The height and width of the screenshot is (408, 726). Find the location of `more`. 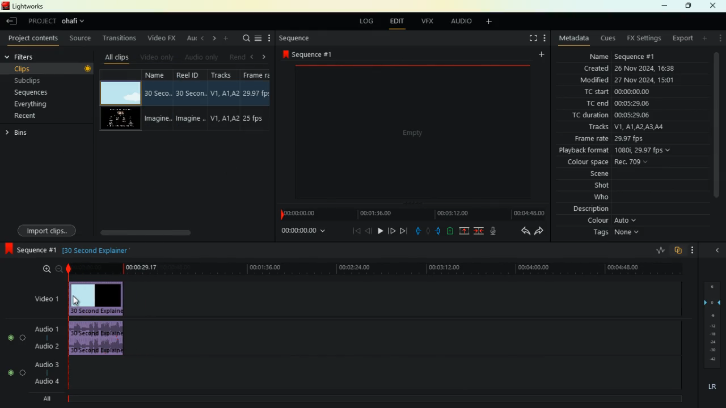

more is located at coordinates (546, 37).